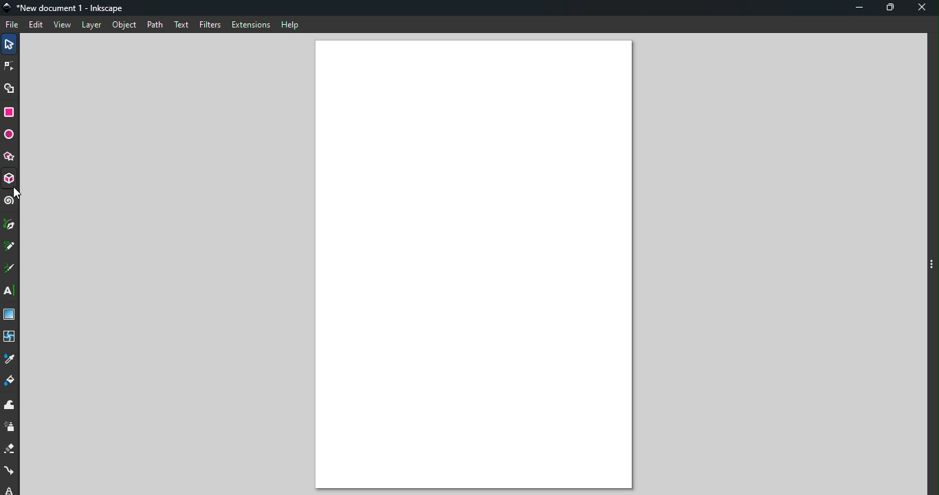  What do you see at coordinates (291, 25) in the screenshot?
I see `Help` at bounding box center [291, 25].